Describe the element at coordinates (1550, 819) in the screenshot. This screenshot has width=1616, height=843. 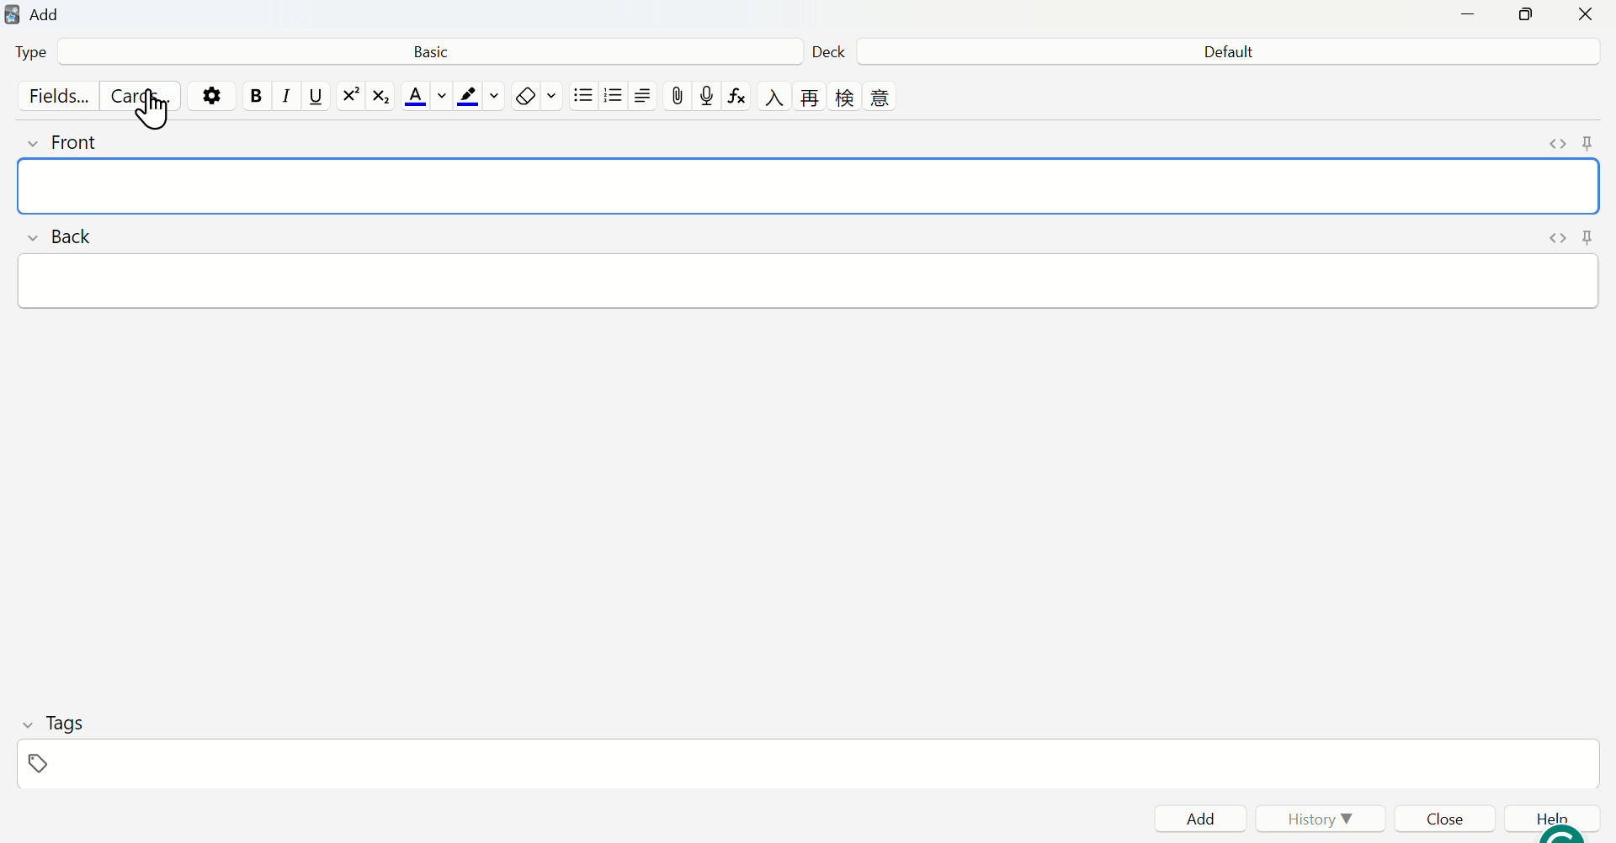
I see `Help` at that location.